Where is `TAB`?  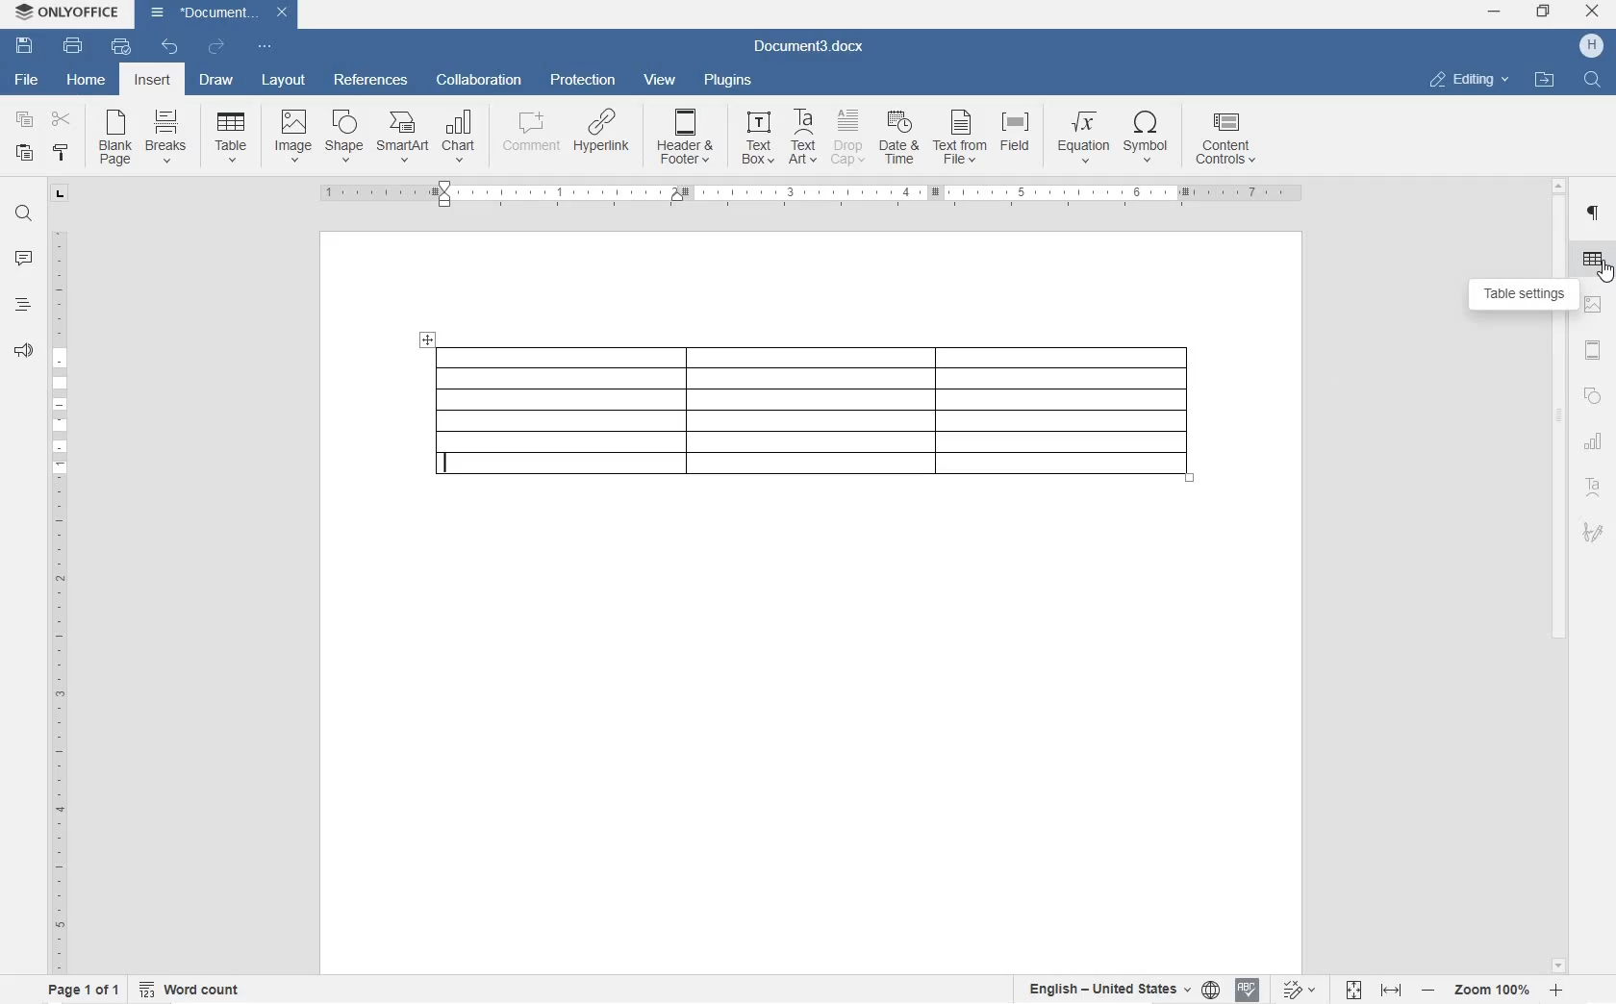
TAB is located at coordinates (61, 196).